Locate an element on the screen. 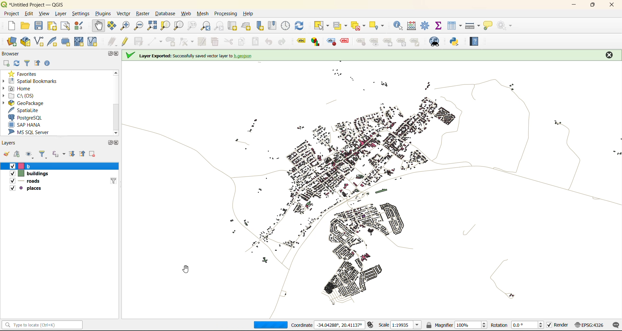  cursor is located at coordinates (188, 269).